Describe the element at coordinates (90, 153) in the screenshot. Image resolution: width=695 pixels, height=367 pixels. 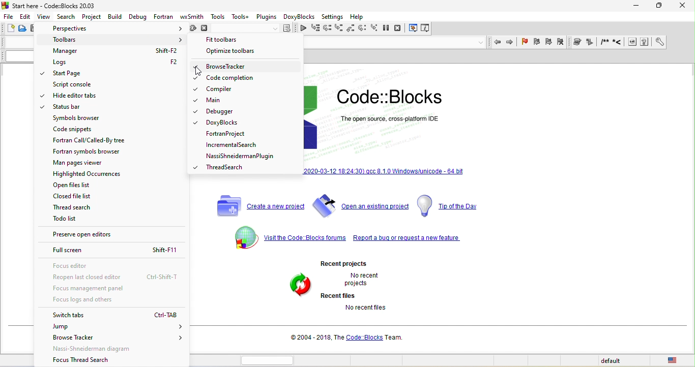
I see `fortran symbols browser` at that location.